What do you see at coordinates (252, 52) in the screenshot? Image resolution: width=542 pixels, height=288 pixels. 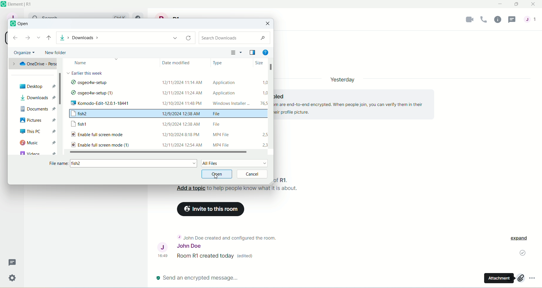 I see `view` at bounding box center [252, 52].